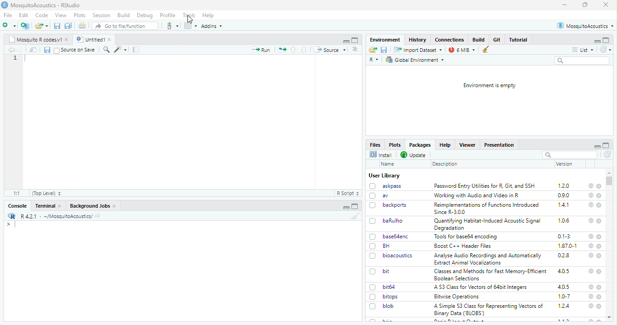 The width and height of the screenshot is (617, 325). What do you see at coordinates (568, 246) in the screenshot?
I see `1870-1` at bounding box center [568, 246].